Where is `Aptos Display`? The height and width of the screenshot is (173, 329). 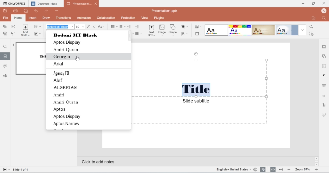
Aptos Display is located at coordinates (67, 117).